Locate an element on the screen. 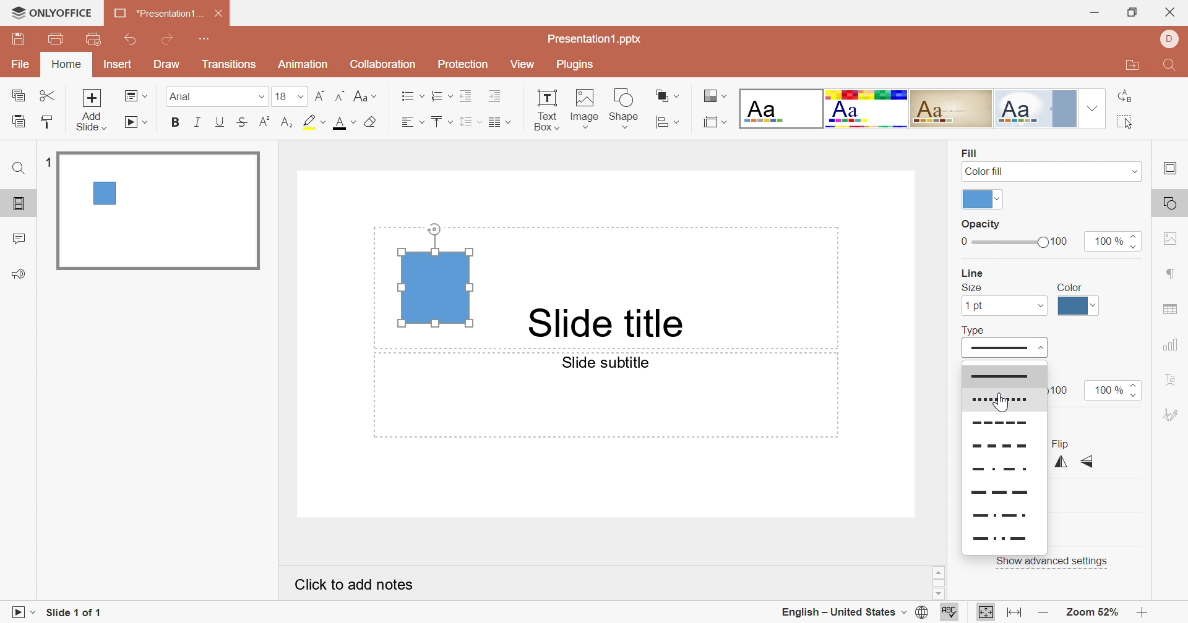 Image resolution: width=1188 pixels, height=623 pixels. Basic is located at coordinates (867, 108).